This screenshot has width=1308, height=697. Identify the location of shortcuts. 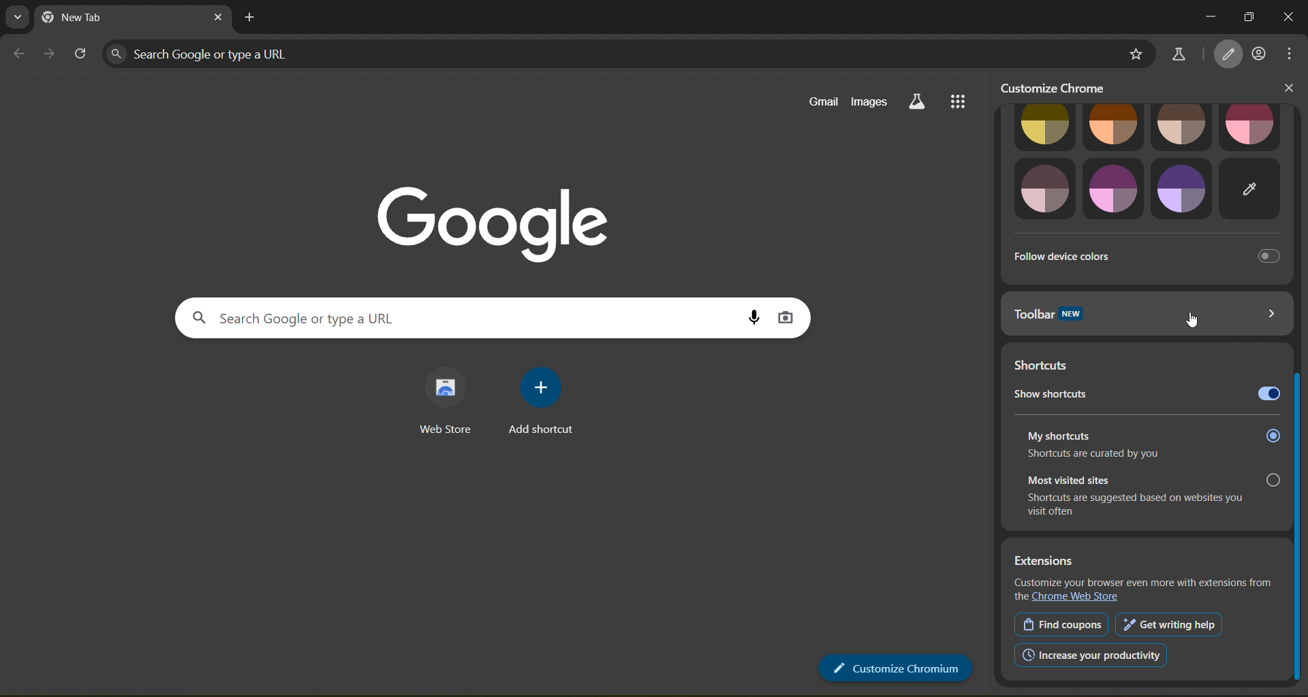
(1048, 361).